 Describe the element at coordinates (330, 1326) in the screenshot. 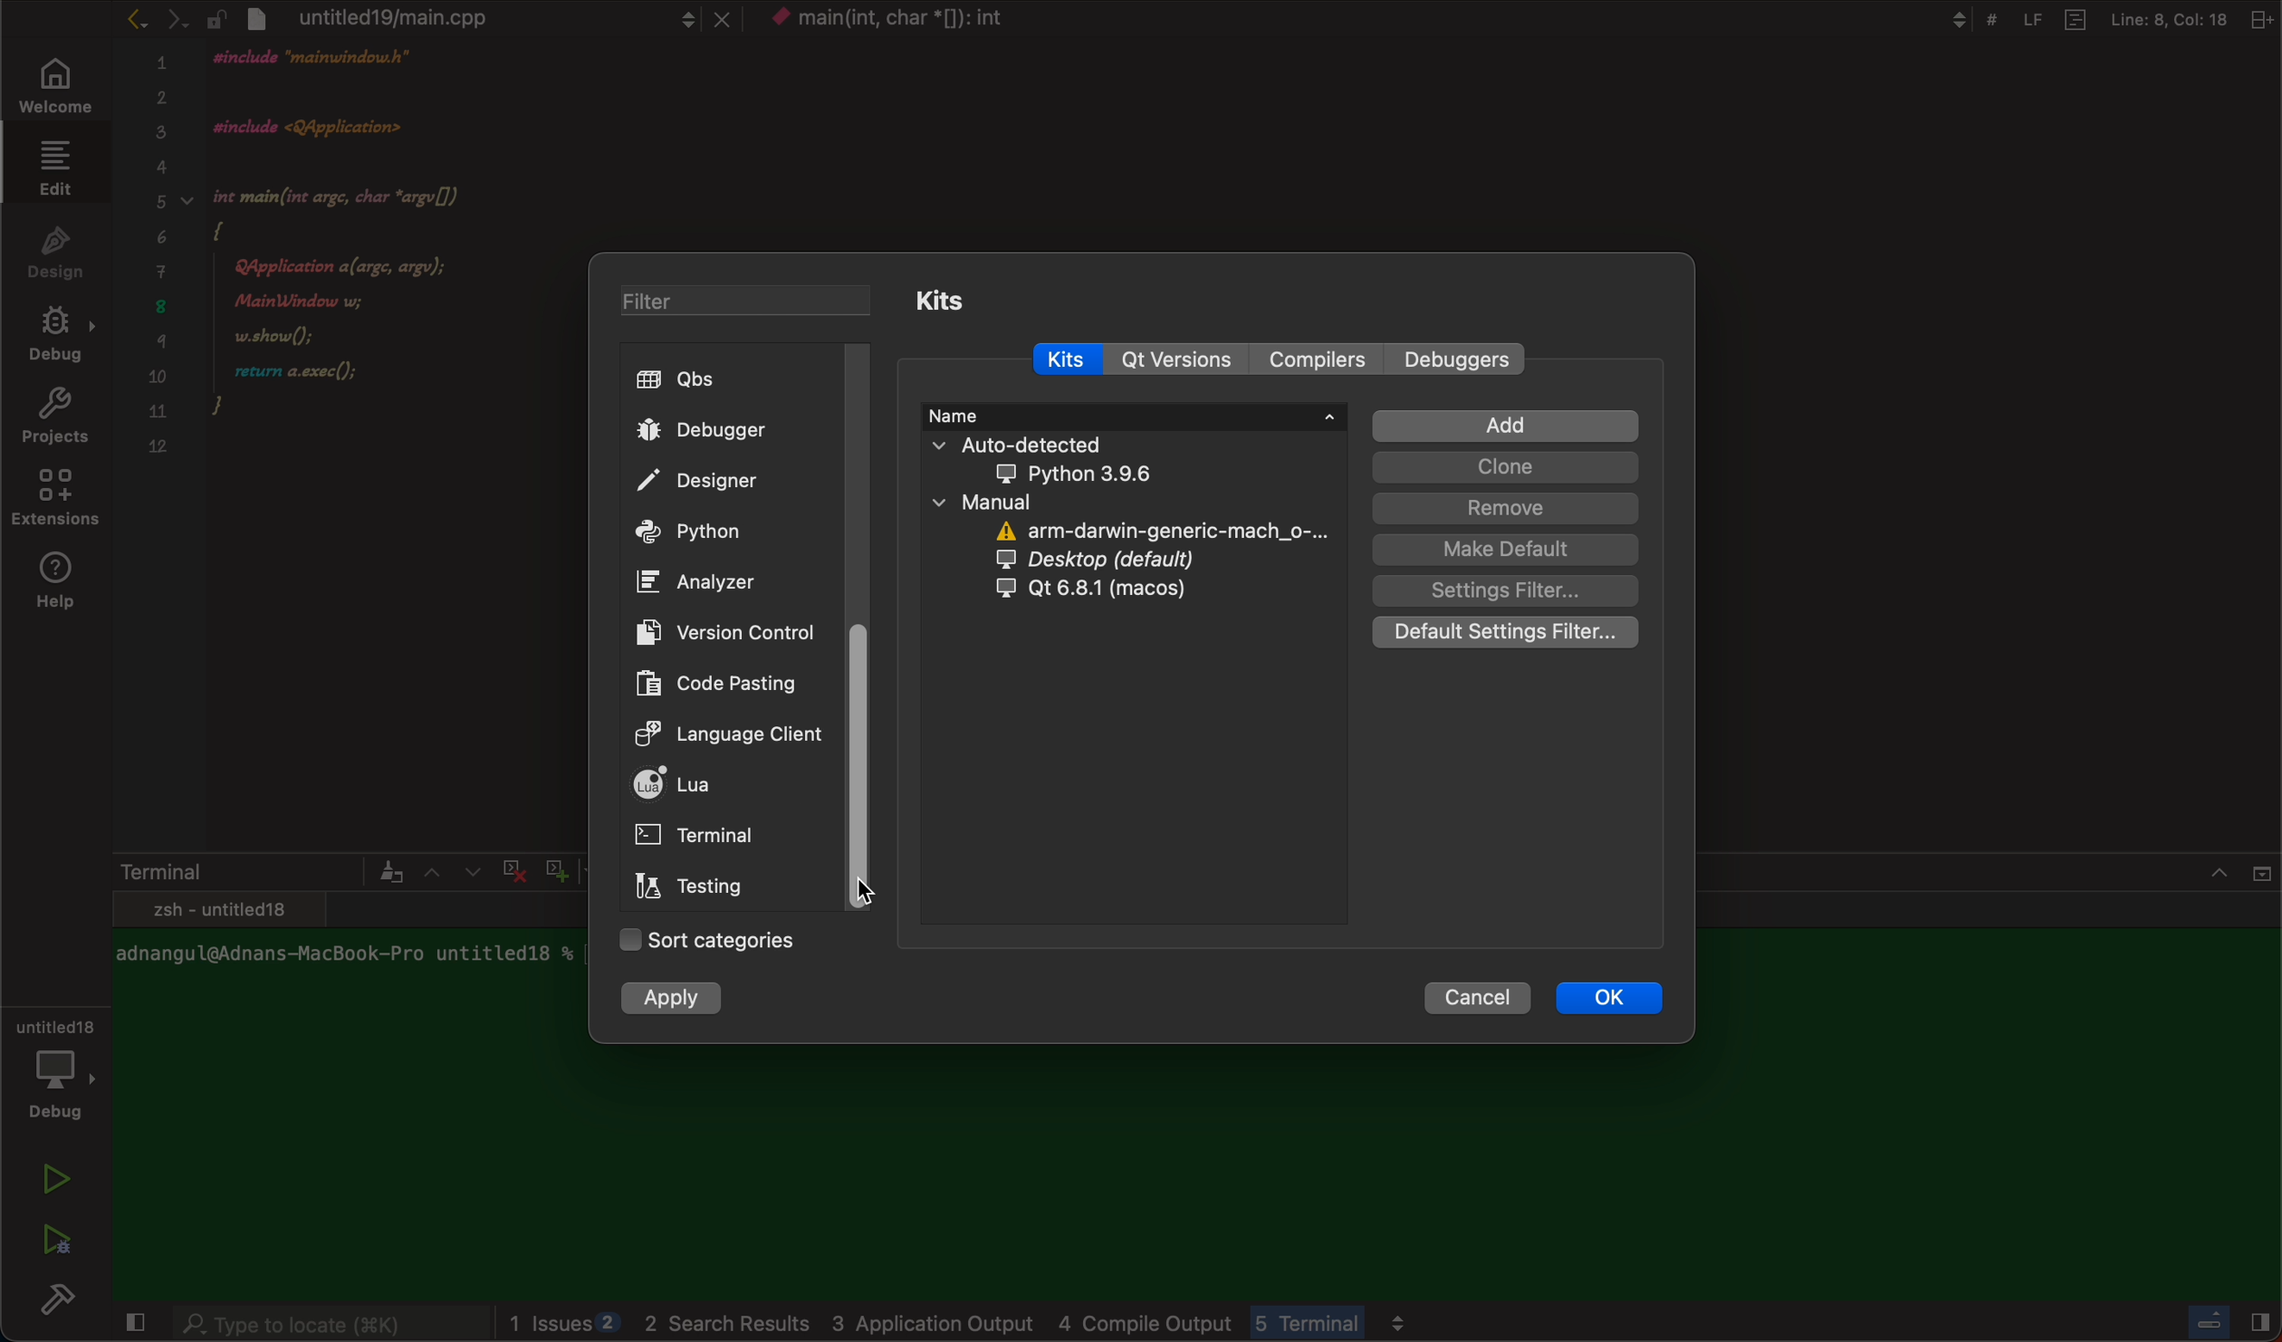

I see `search` at that location.